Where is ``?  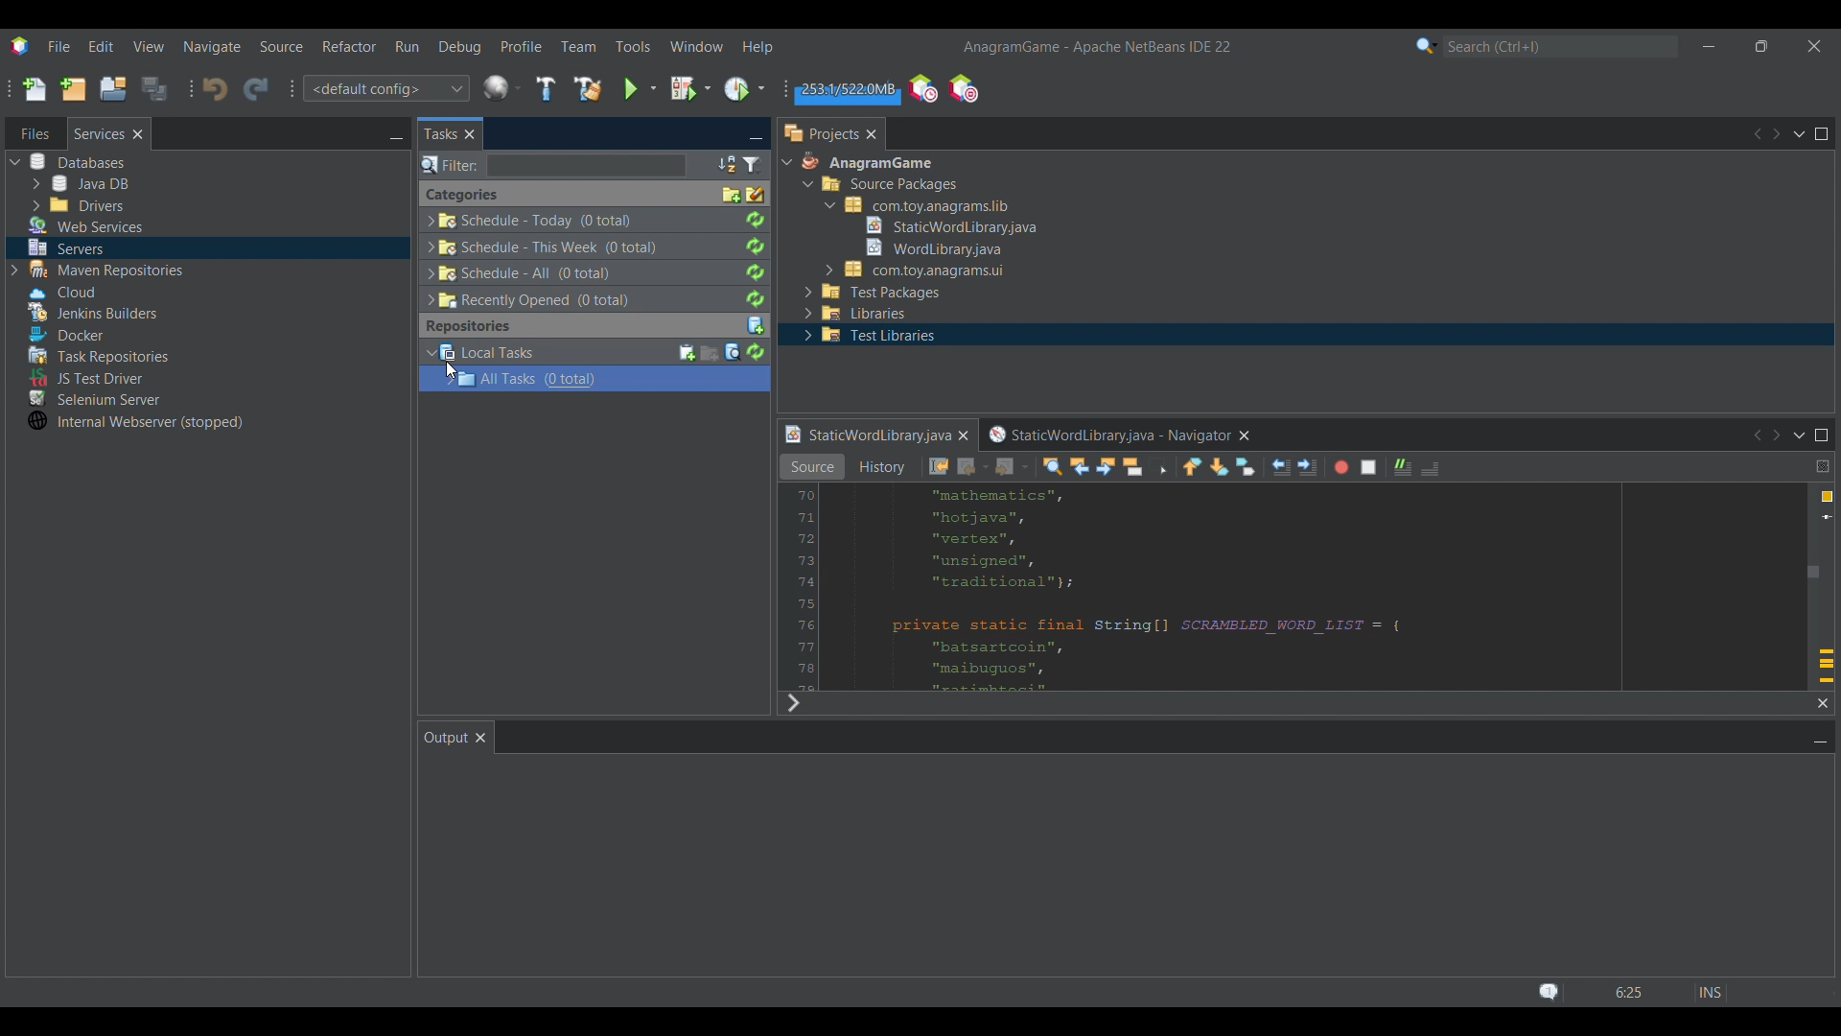  is located at coordinates (84, 226).